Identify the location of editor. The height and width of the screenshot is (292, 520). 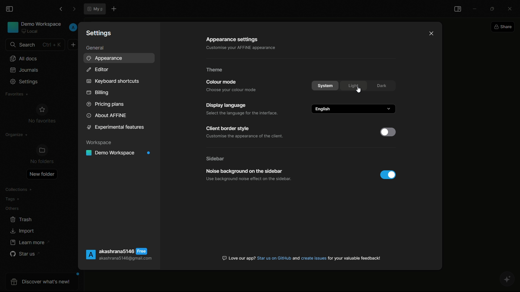
(97, 69).